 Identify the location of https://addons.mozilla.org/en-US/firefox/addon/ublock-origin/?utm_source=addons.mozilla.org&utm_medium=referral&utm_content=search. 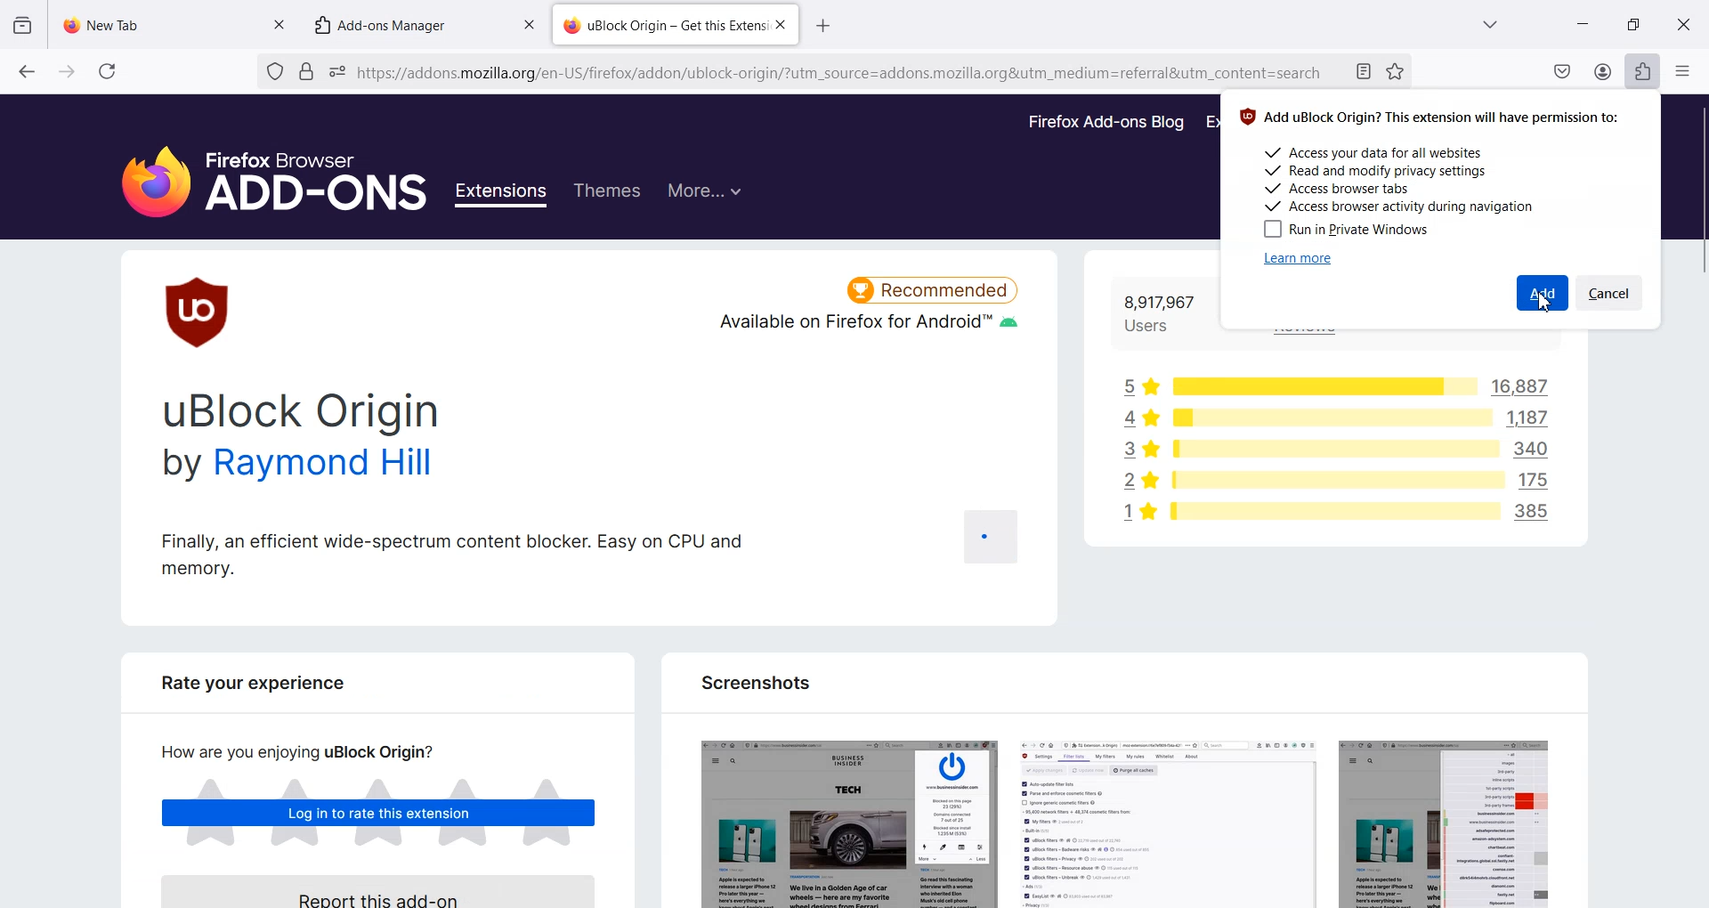
(842, 76).